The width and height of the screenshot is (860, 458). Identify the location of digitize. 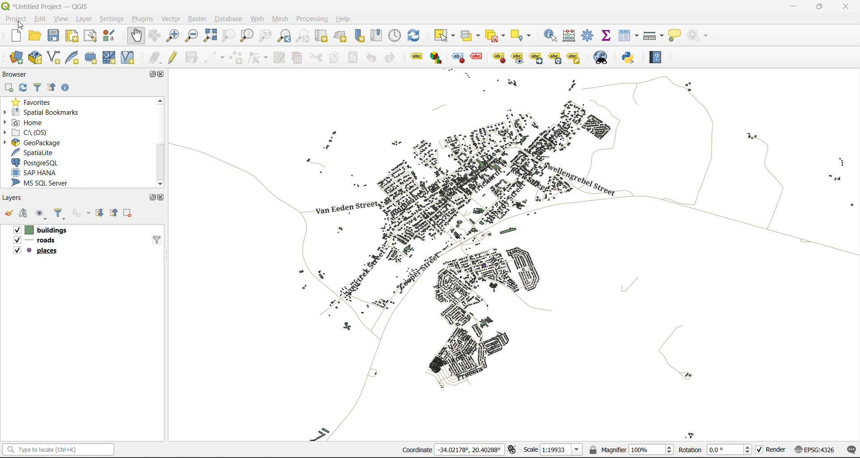
(212, 57).